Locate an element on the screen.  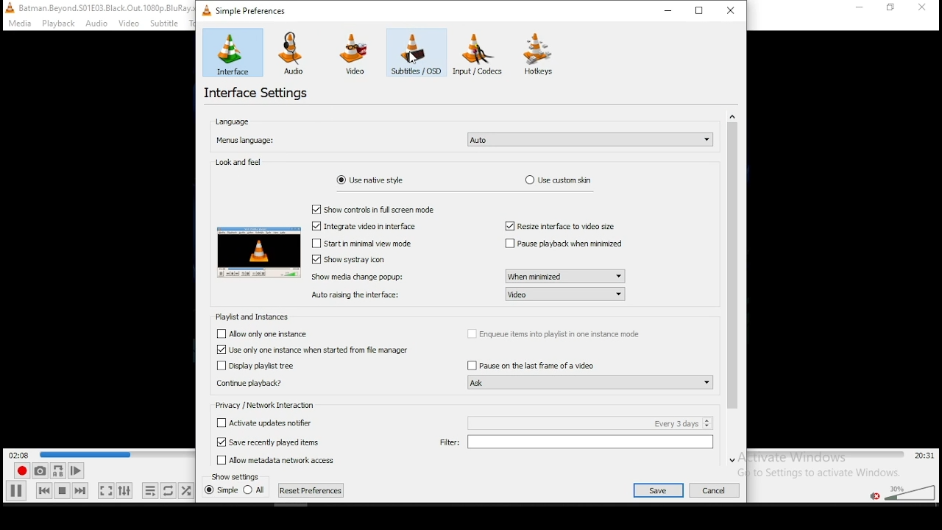
interface is located at coordinates (233, 52).